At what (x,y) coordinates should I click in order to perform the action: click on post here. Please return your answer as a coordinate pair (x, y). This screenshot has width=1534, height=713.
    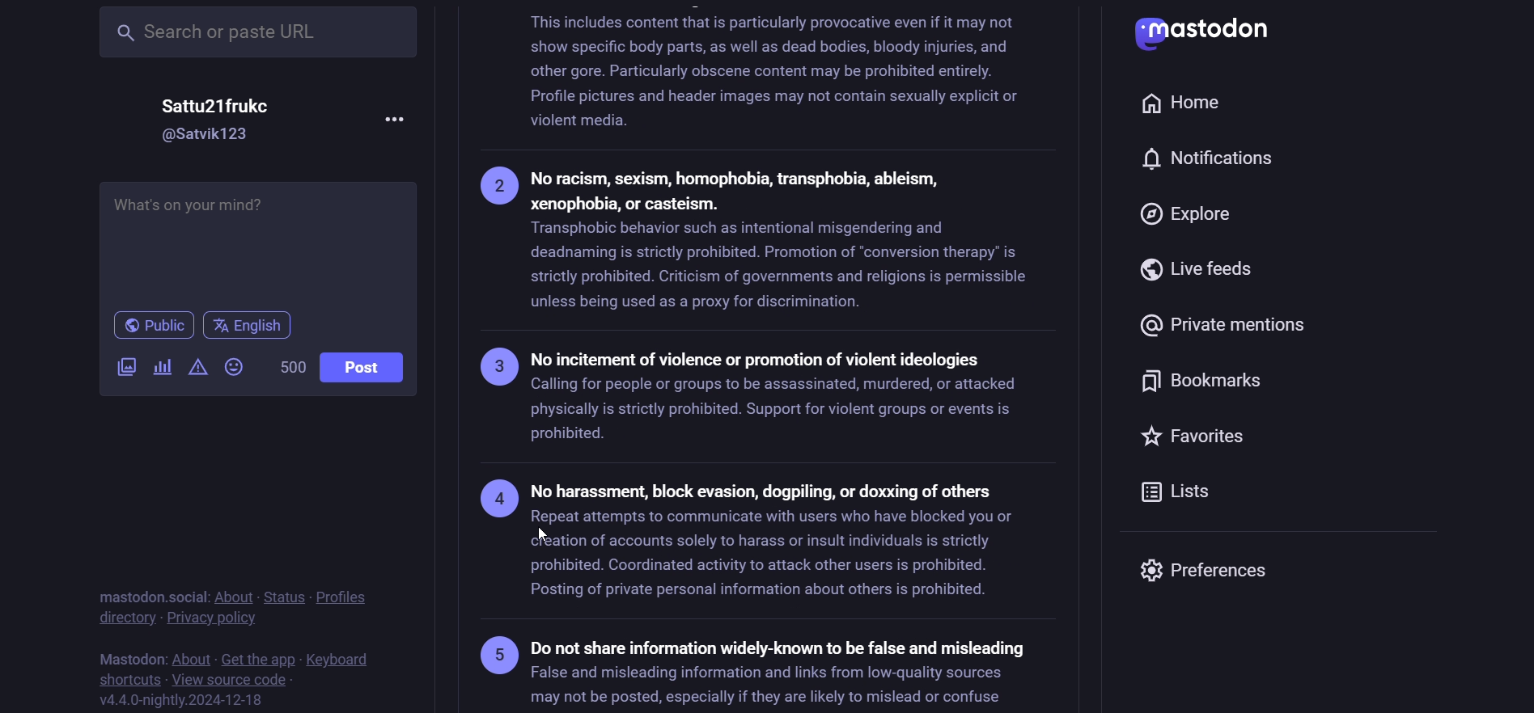
    Looking at the image, I should click on (255, 238).